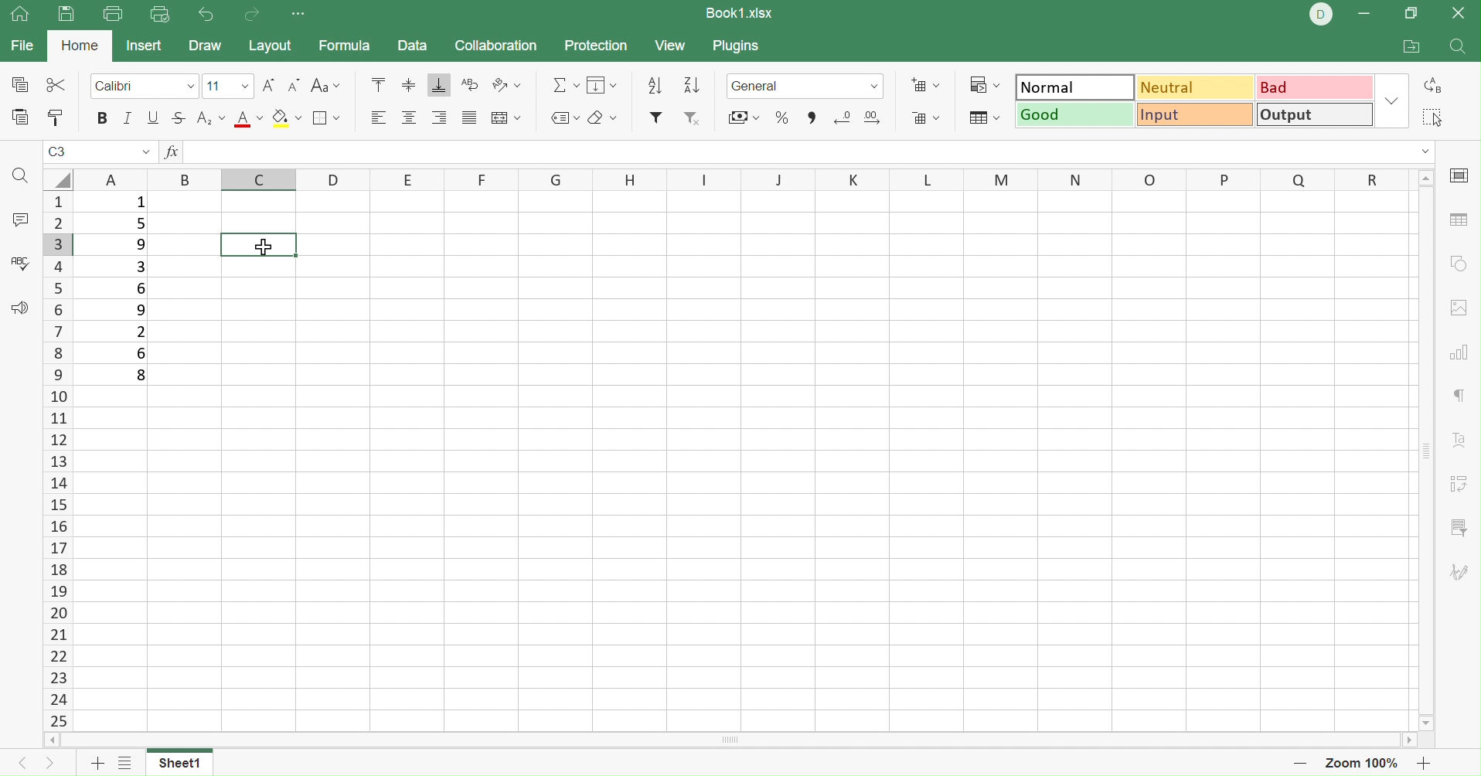 The image size is (1481, 776). Describe the element at coordinates (145, 87) in the screenshot. I see `Font` at that location.